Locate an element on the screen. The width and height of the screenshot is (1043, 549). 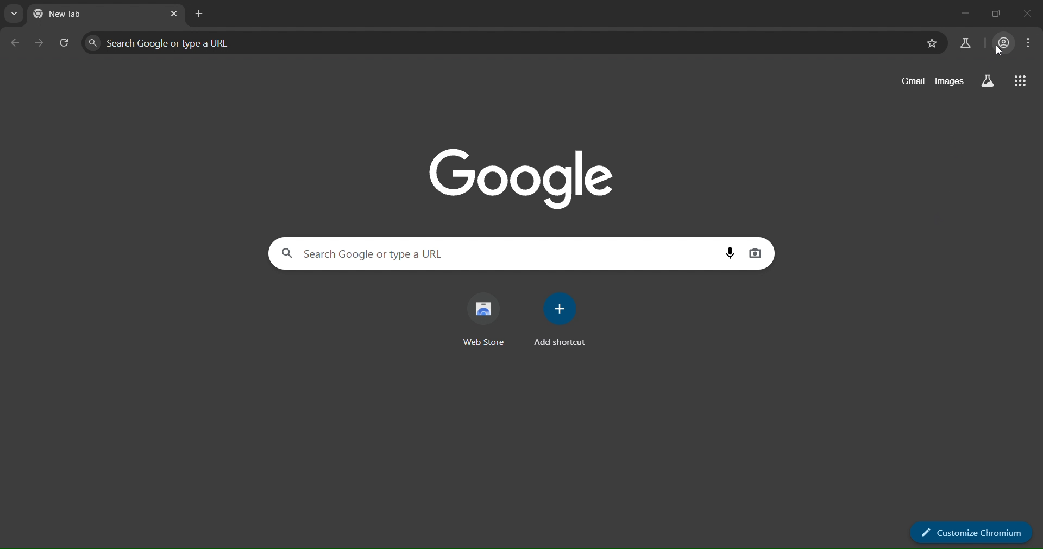
current tab is located at coordinates (72, 16).